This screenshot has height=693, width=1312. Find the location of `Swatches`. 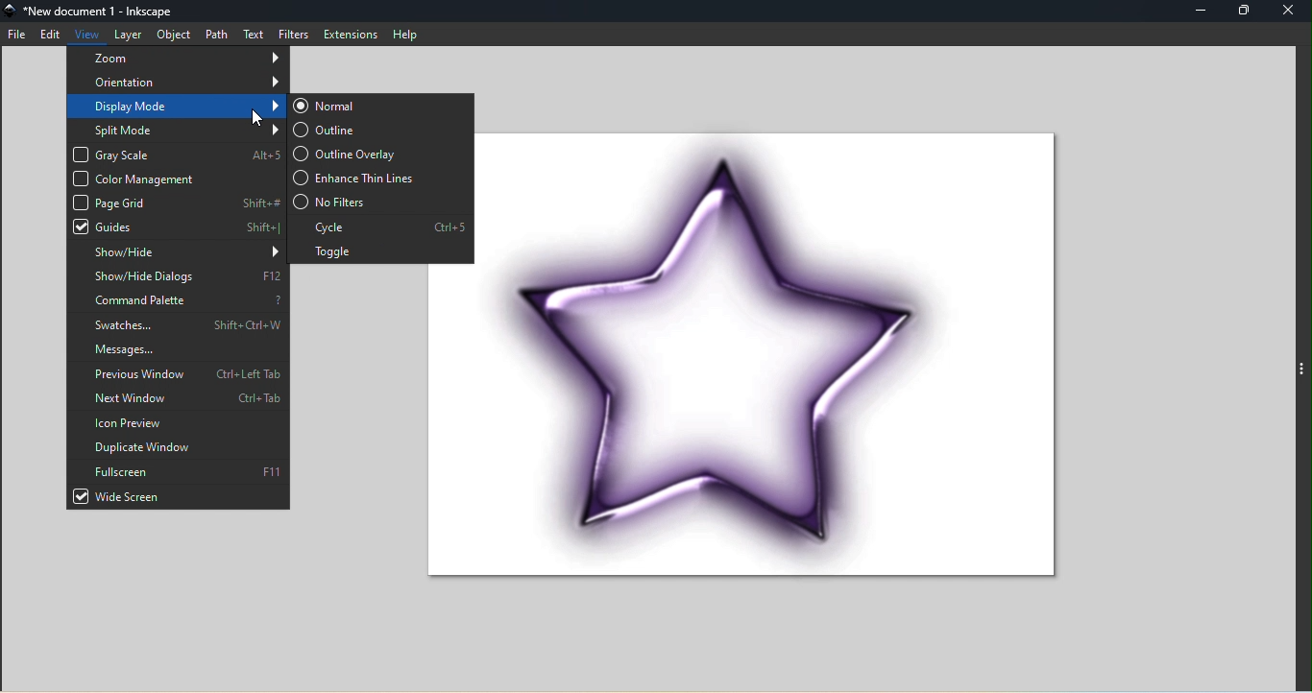

Swatches is located at coordinates (179, 323).